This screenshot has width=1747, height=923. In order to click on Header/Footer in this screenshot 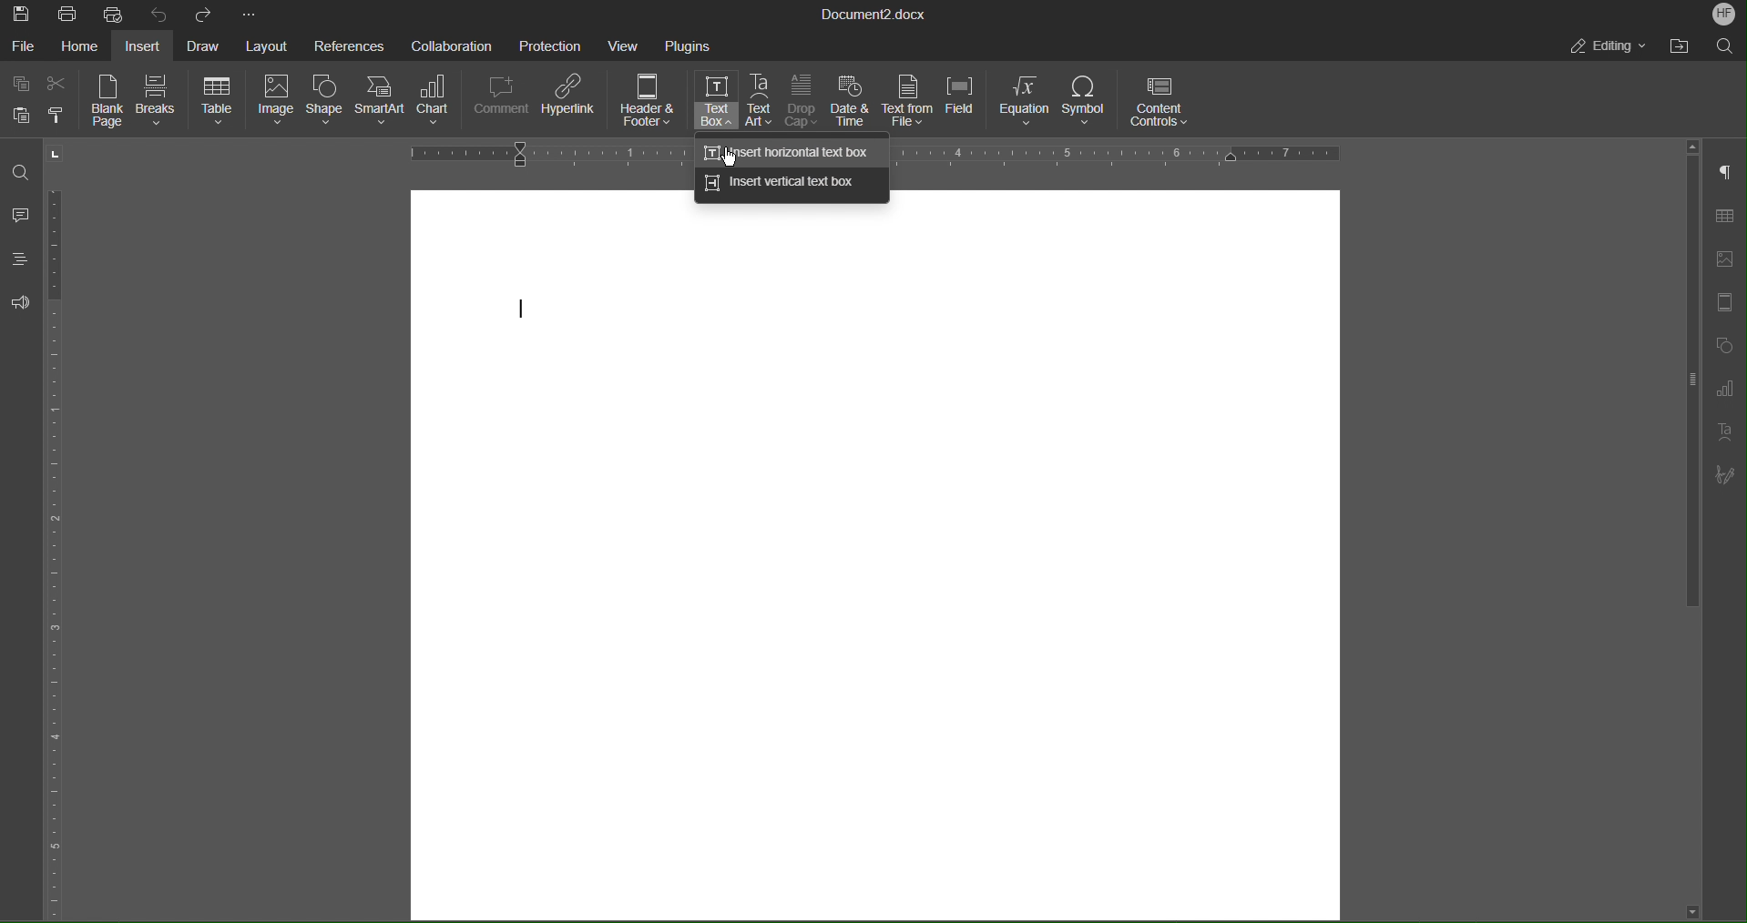, I will do `click(1721, 303)`.